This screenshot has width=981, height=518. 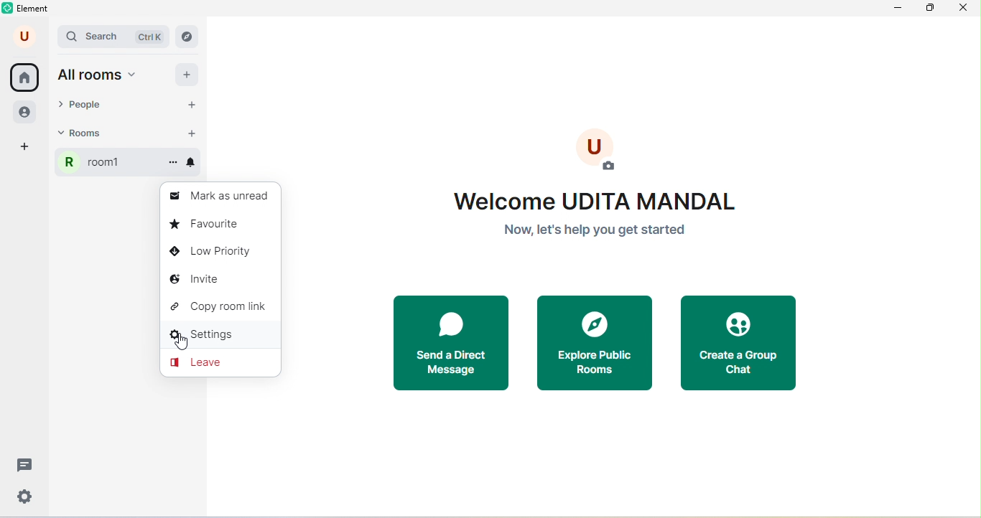 I want to click on start chat, so click(x=185, y=106).